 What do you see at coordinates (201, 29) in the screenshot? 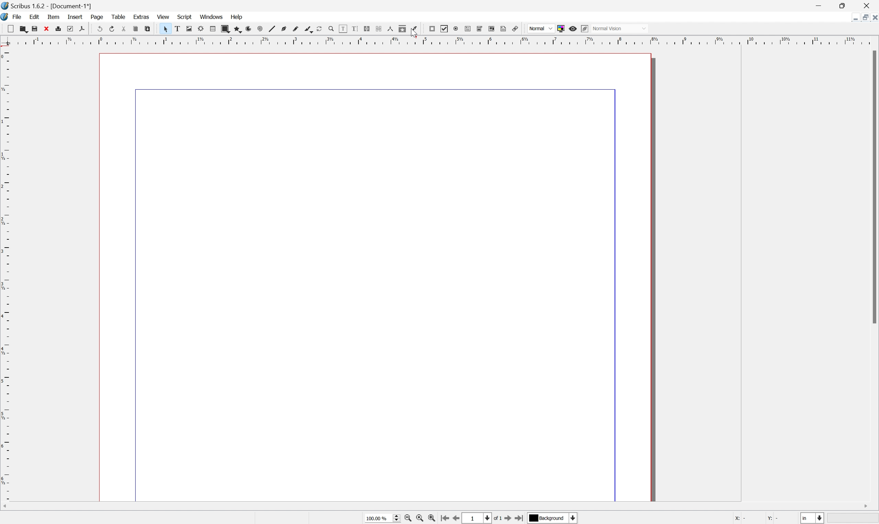
I see `render frame` at bounding box center [201, 29].